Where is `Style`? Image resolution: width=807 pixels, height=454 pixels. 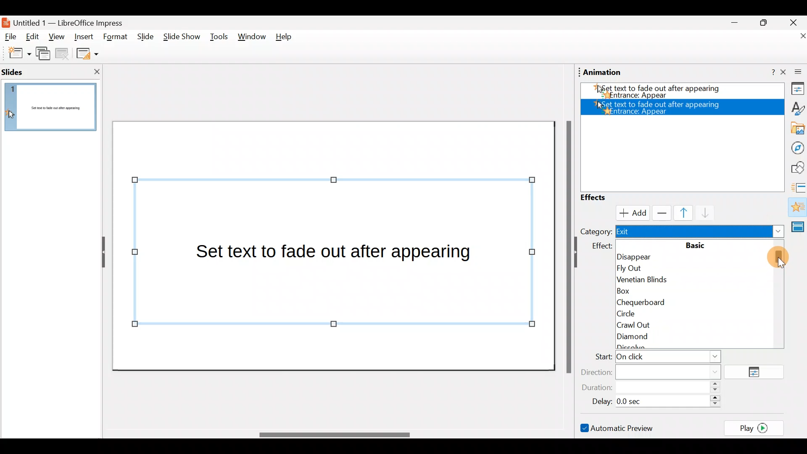
Style is located at coordinates (795, 108).